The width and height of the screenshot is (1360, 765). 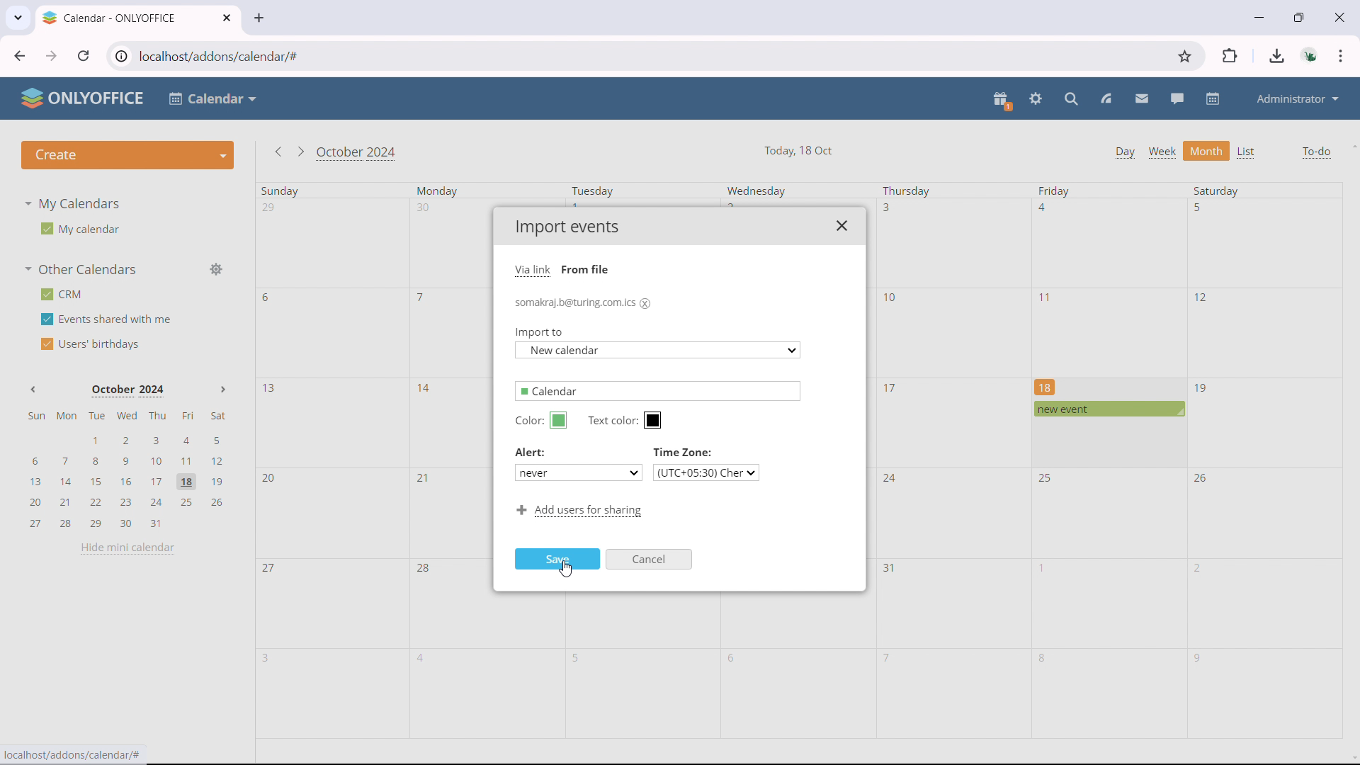 What do you see at coordinates (271, 479) in the screenshot?
I see `20` at bounding box center [271, 479].